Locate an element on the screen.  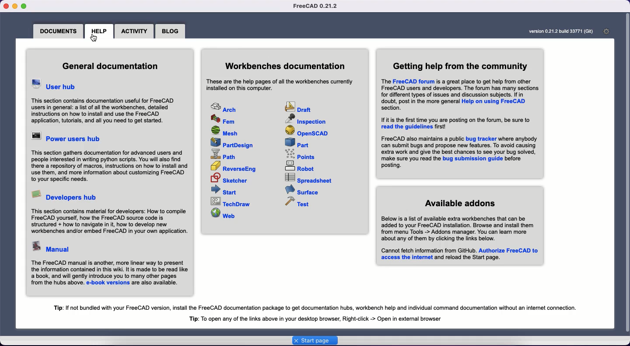
Start page is located at coordinates (315, 341).